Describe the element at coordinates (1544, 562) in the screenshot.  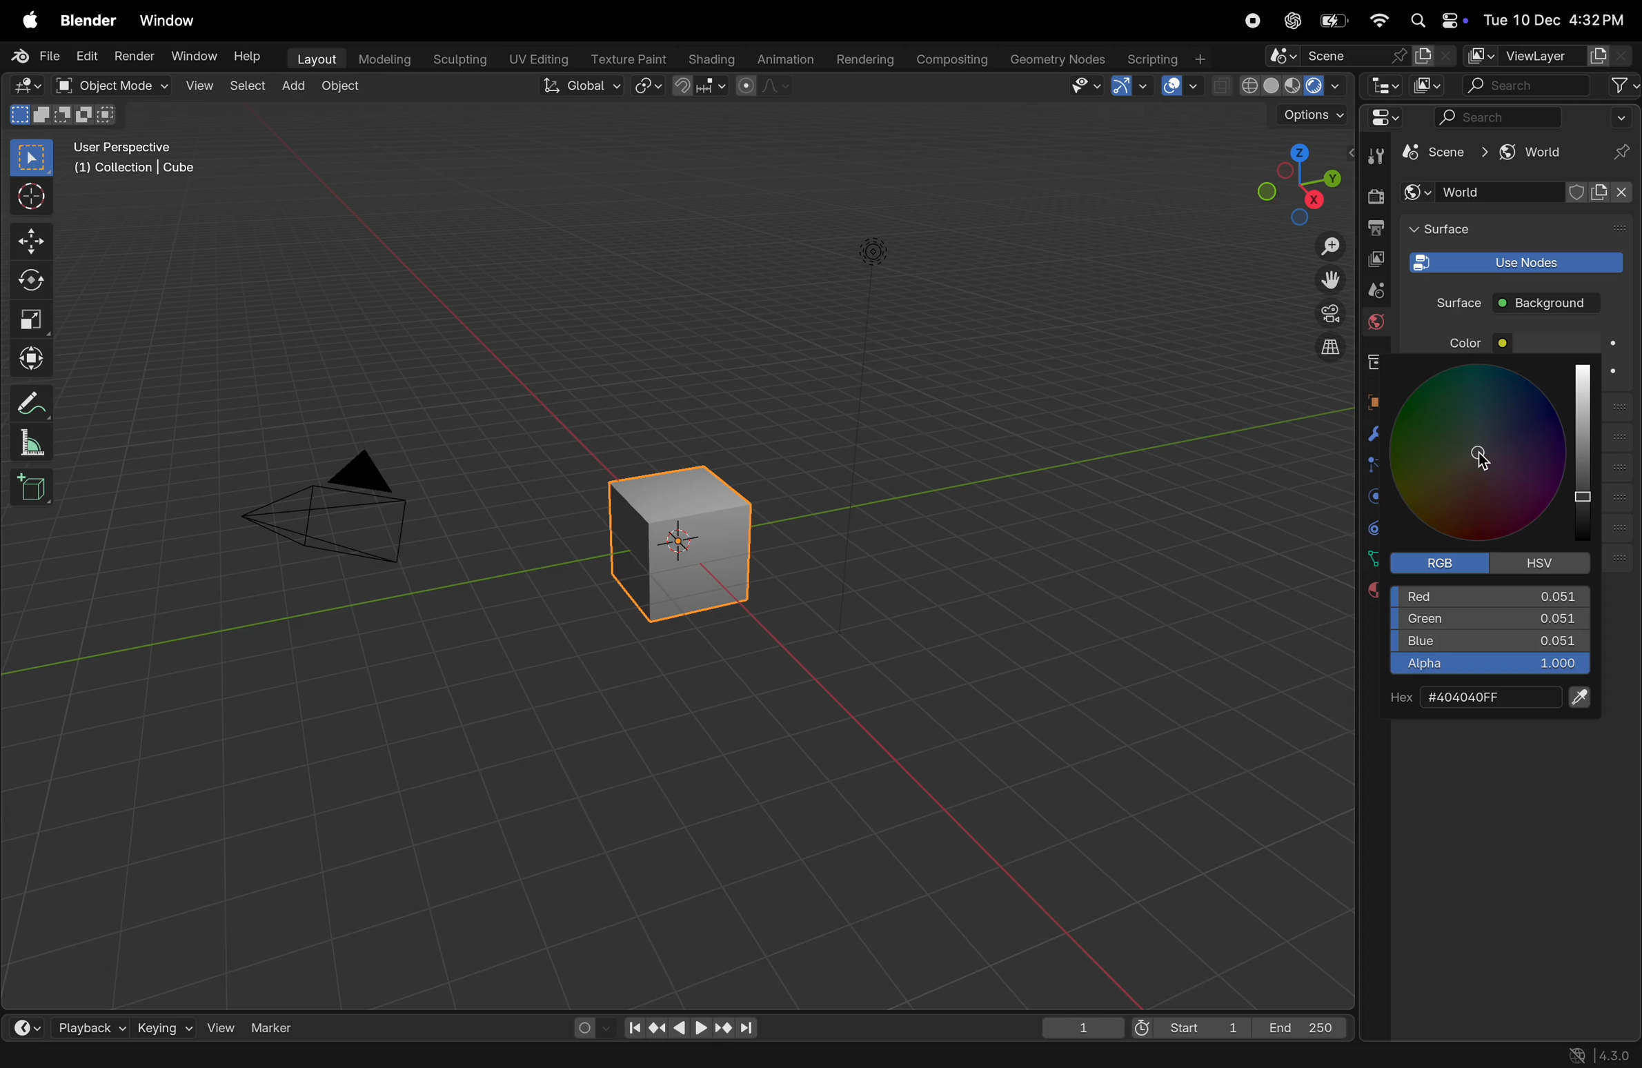
I see `Hsv` at that location.